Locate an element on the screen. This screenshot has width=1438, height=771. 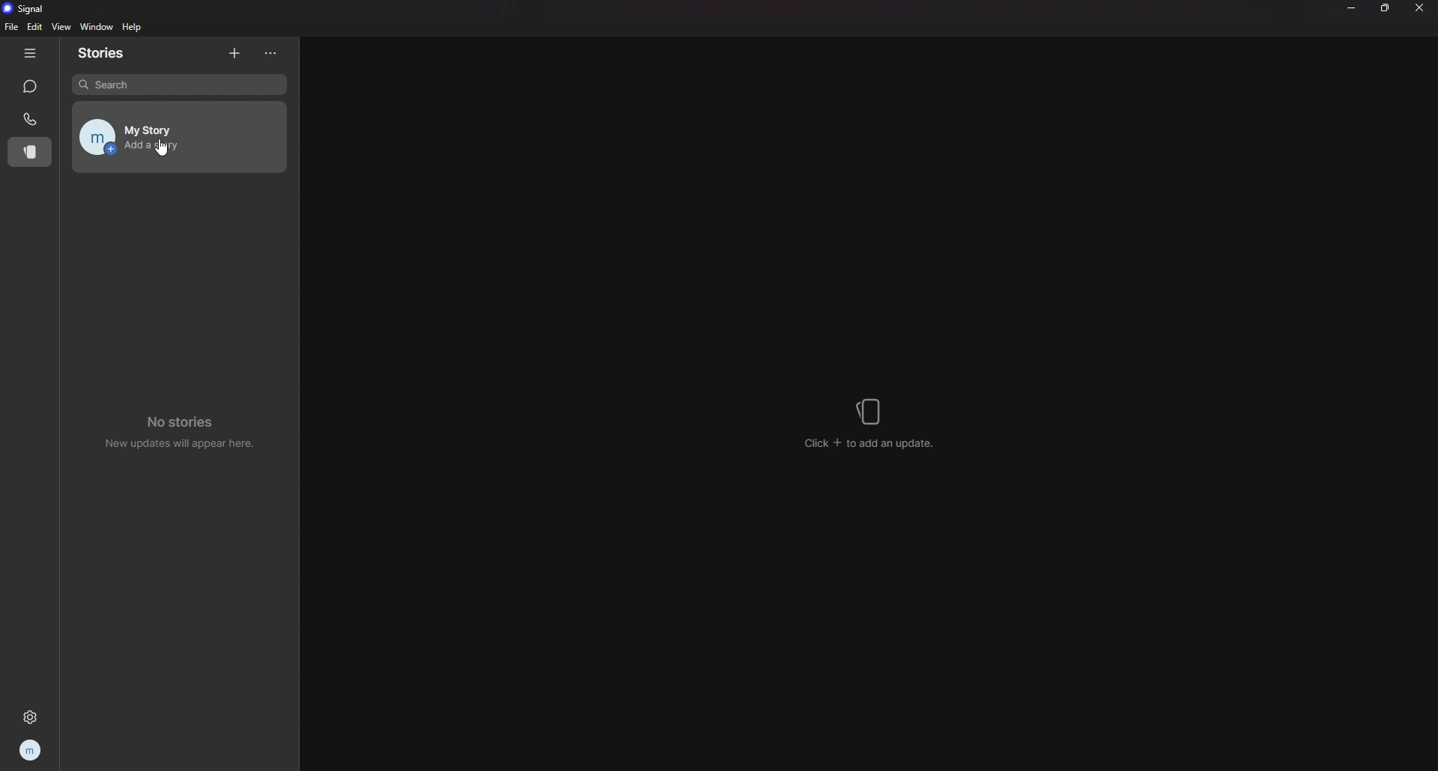
options is located at coordinates (272, 54).